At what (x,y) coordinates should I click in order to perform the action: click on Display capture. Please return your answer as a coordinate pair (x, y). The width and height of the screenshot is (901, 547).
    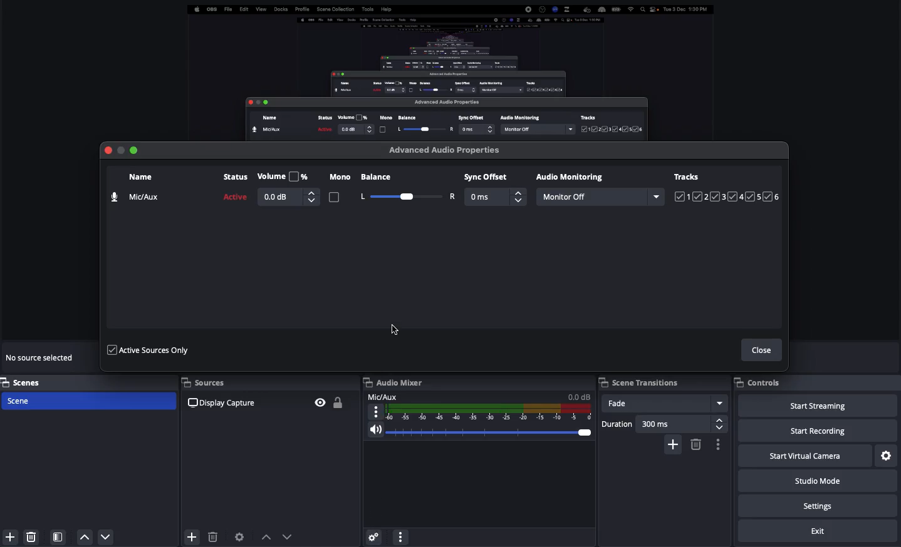
    Looking at the image, I should click on (230, 404).